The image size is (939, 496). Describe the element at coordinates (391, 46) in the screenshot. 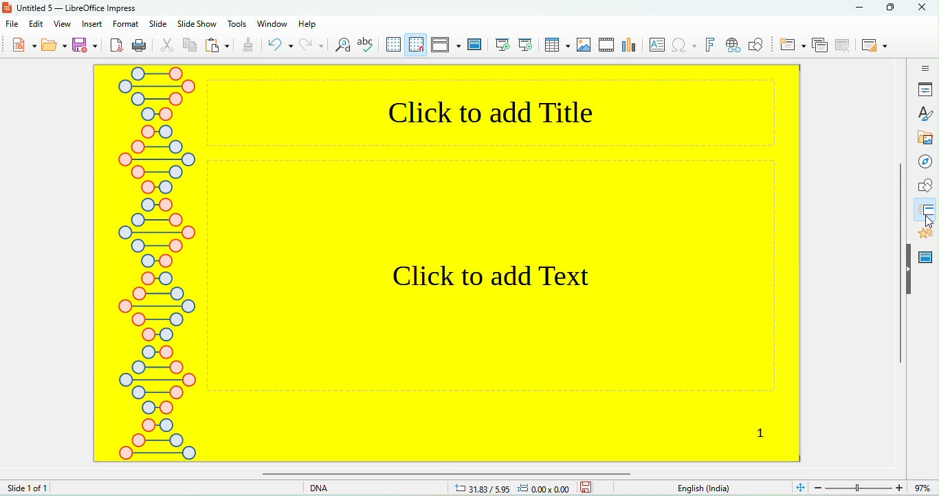

I see `display grid` at that location.